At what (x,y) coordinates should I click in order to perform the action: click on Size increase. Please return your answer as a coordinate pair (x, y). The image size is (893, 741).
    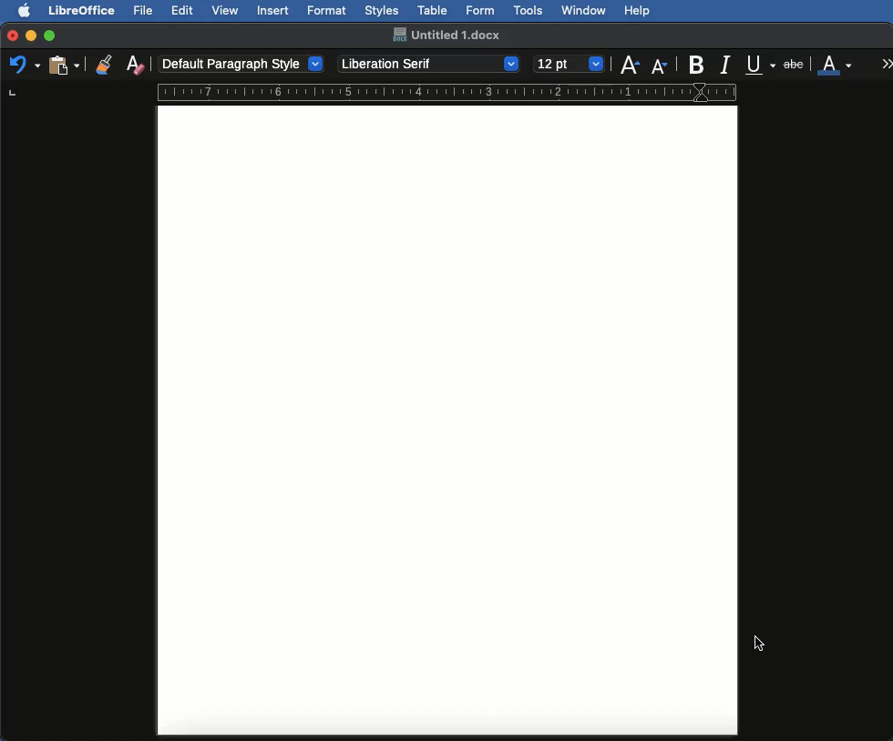
    Looking at the image, I should click on (629, 63).